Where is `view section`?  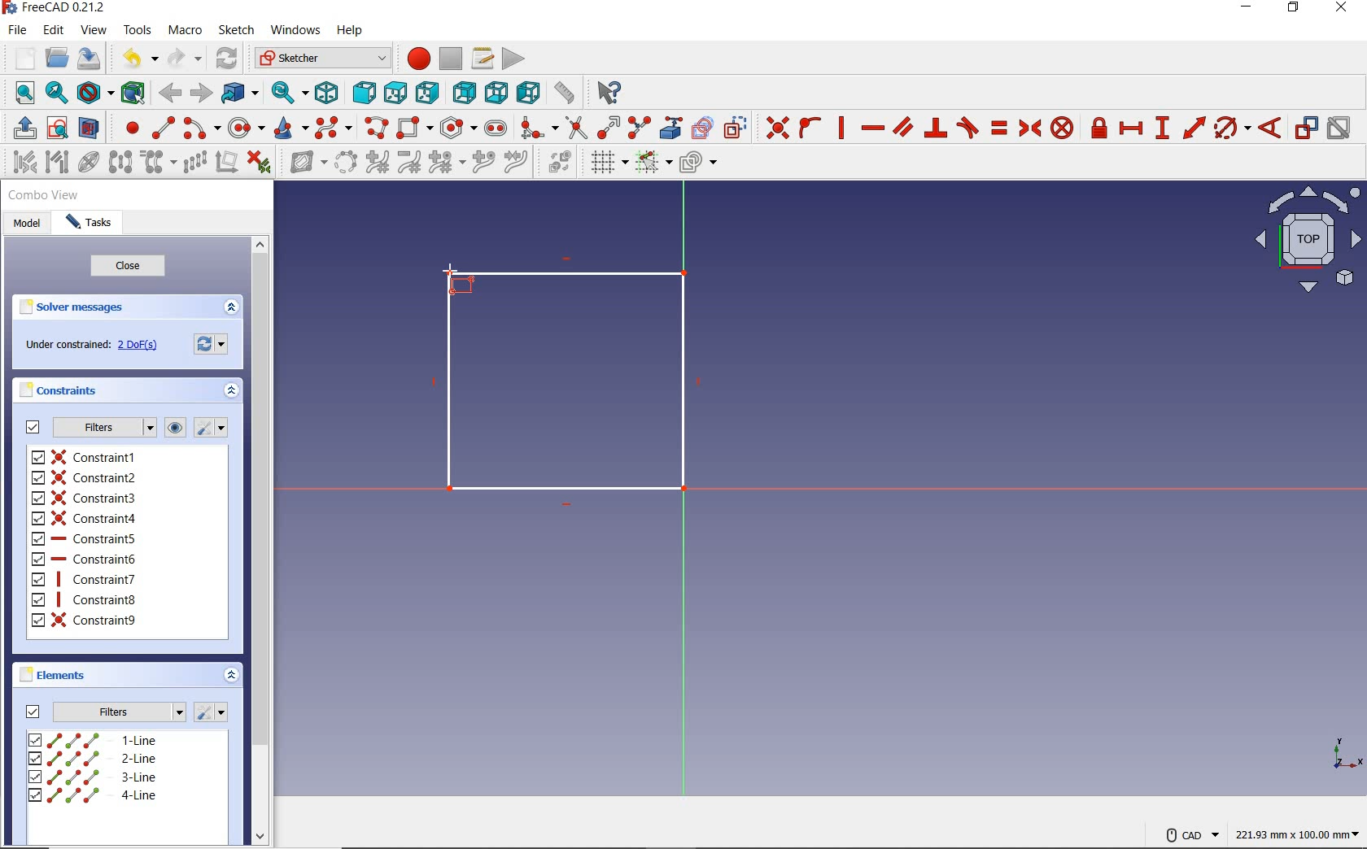
view section is located at coordinates (92, 128).